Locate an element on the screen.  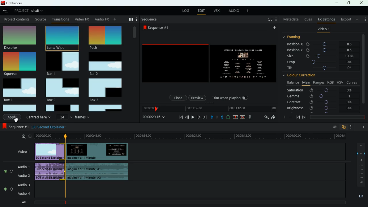
beggining is located at coordinates (179, 117).